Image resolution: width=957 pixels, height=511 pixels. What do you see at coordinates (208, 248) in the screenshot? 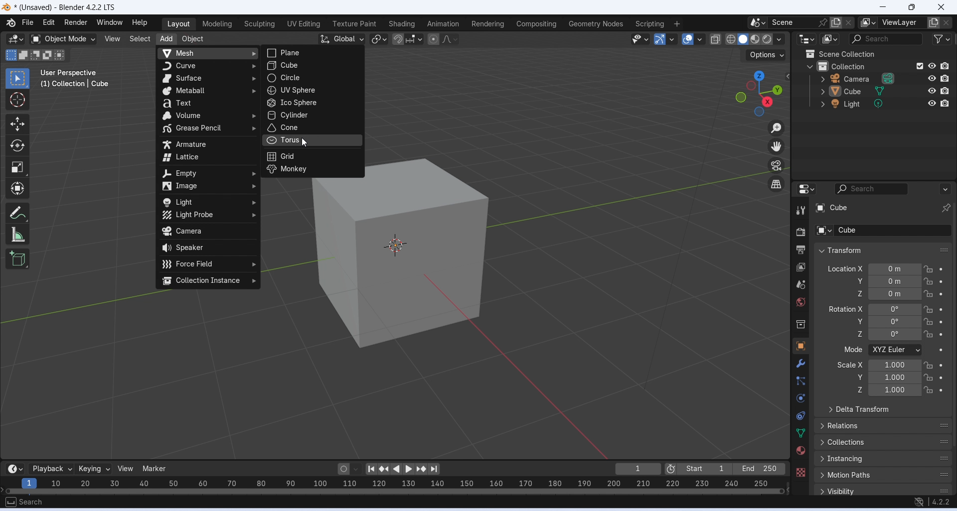
I see `speaker` at bounding box center [208, 248].